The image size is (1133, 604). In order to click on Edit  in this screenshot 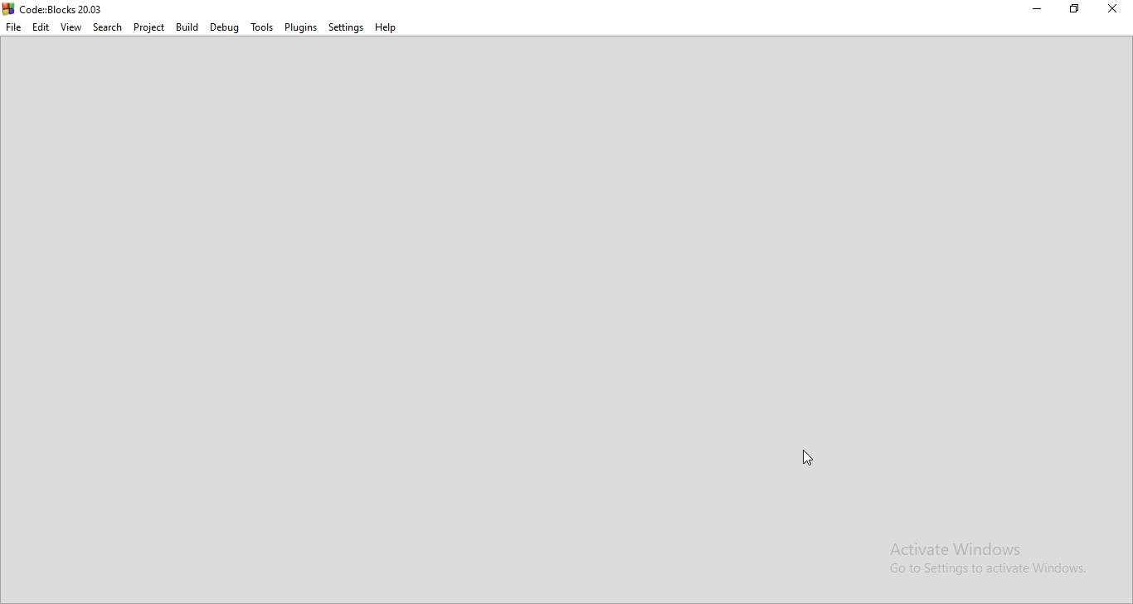, I will do `click(41, 27)`.